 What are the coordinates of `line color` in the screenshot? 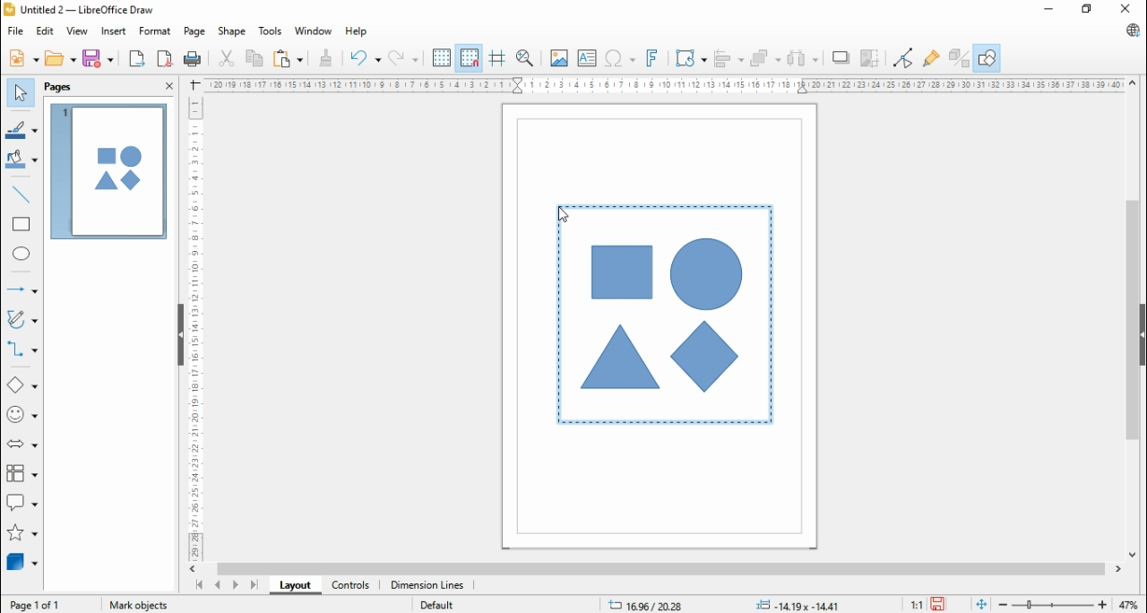 It's located at (22, 128).